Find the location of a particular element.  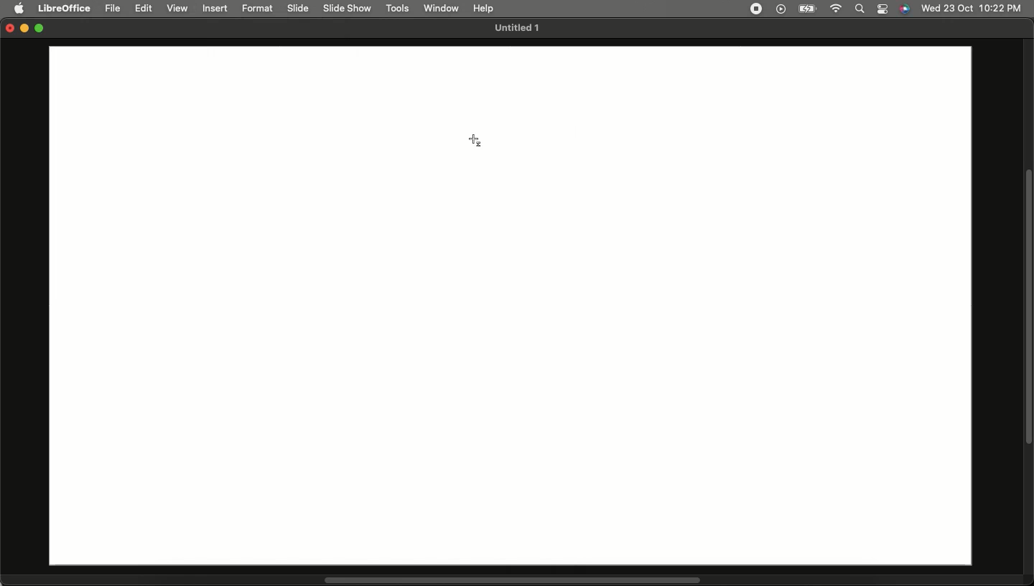

Slide show is located at coordinates (347, 8).